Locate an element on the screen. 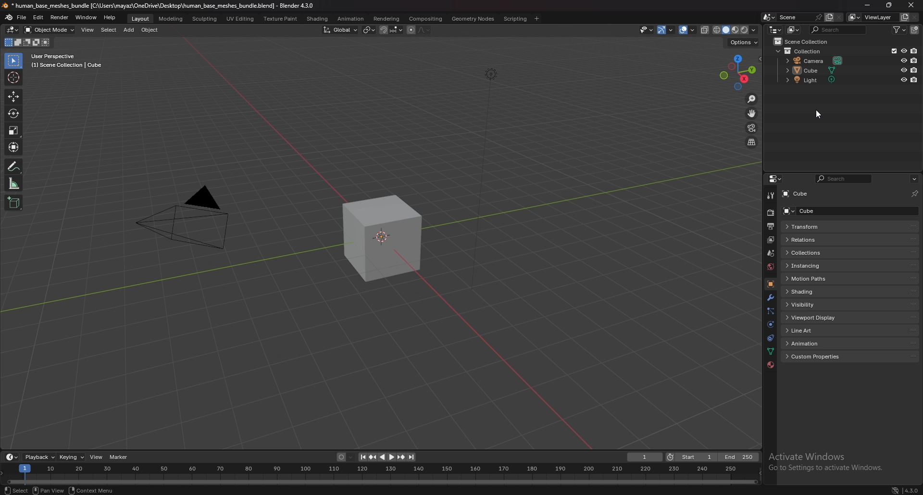 The height and width of the screenshot is (495, 923). move is located at coordinates (753, 113).